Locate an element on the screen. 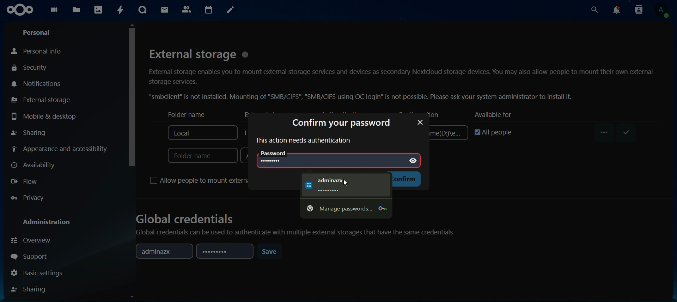  search is located at coordinates (594, 10).